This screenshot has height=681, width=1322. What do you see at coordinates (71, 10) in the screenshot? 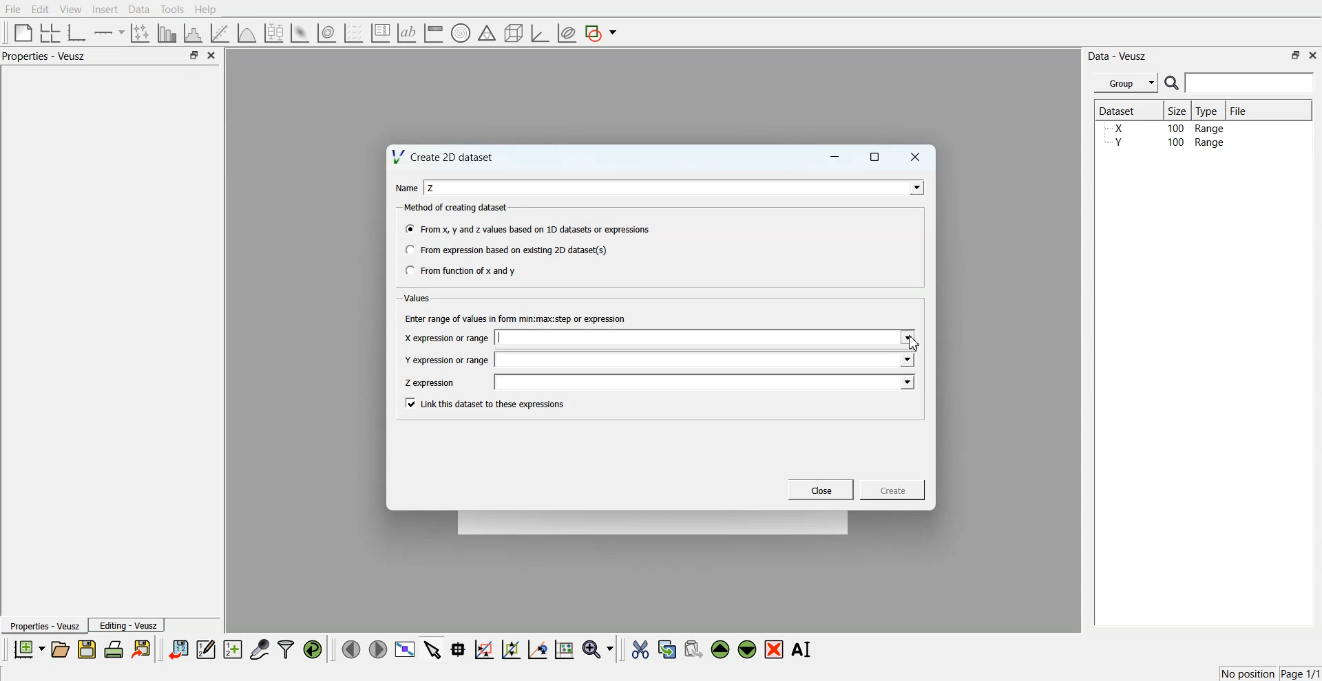
I see `View` at bounding box center [71, 10].